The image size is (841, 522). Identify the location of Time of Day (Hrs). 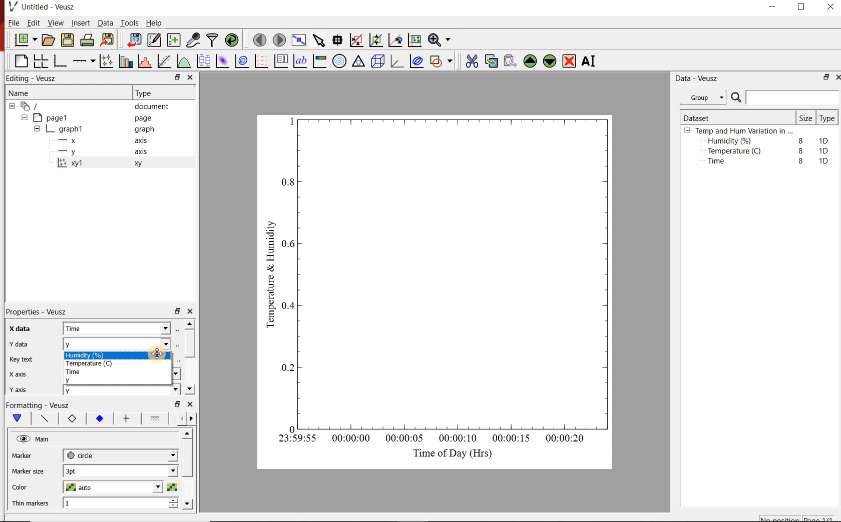
(449, 453).